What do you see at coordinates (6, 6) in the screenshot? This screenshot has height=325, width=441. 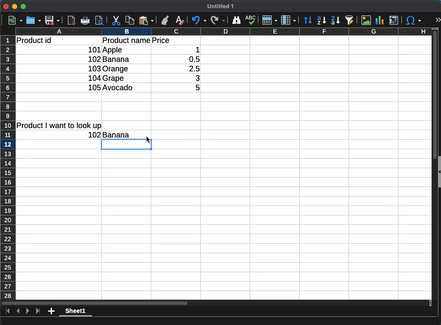 I see `close` at bounding box center [6, 6].